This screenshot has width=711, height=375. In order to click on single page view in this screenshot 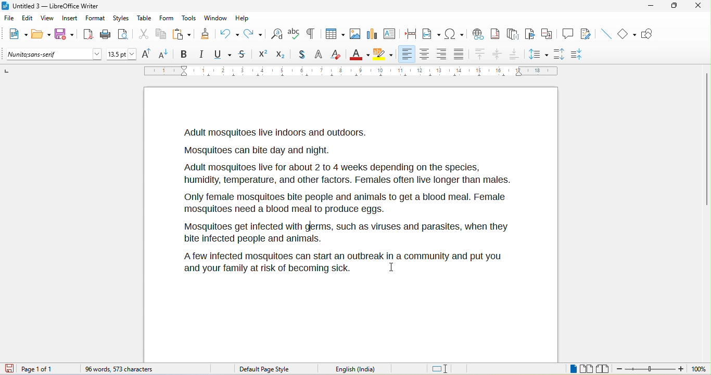, I will do `click(564, 369)`.